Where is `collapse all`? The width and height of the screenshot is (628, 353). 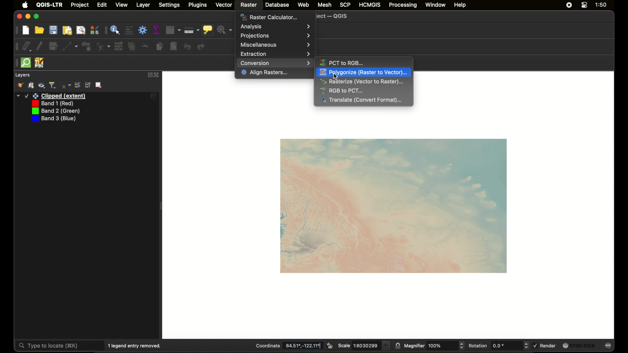 collapse all is located at coordinates (78, 85).